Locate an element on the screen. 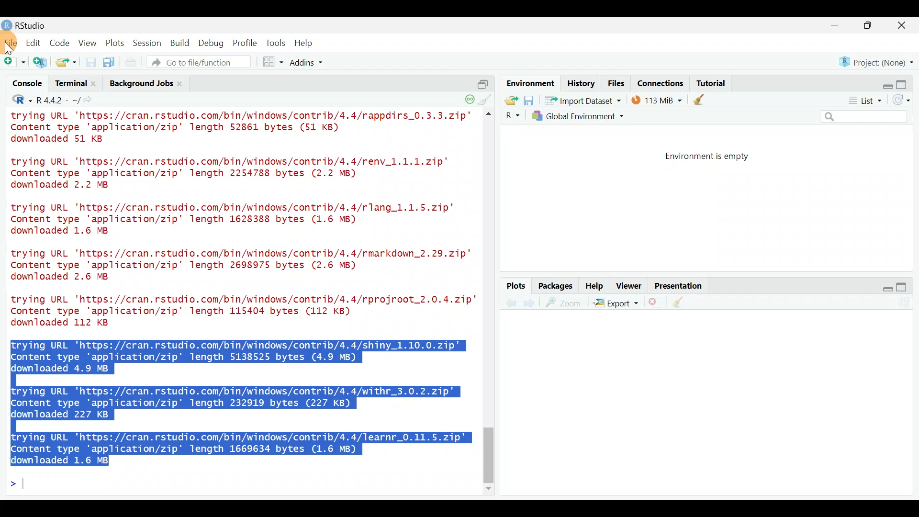 The image size is (919, 517). Close background jobs is located at coordinates (185, 83).